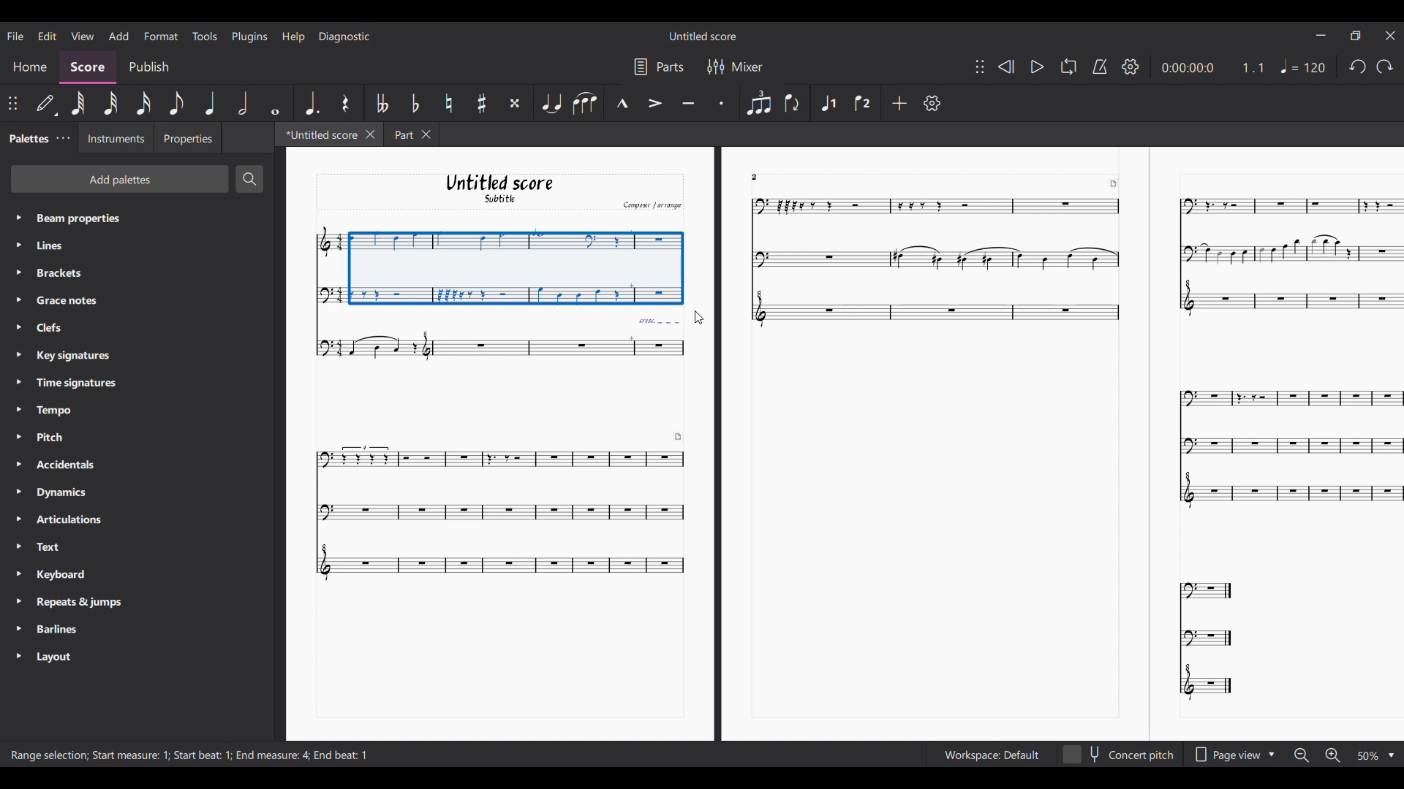 The image size is (1404, 789). I want to click on Close , so click(1391, 35).